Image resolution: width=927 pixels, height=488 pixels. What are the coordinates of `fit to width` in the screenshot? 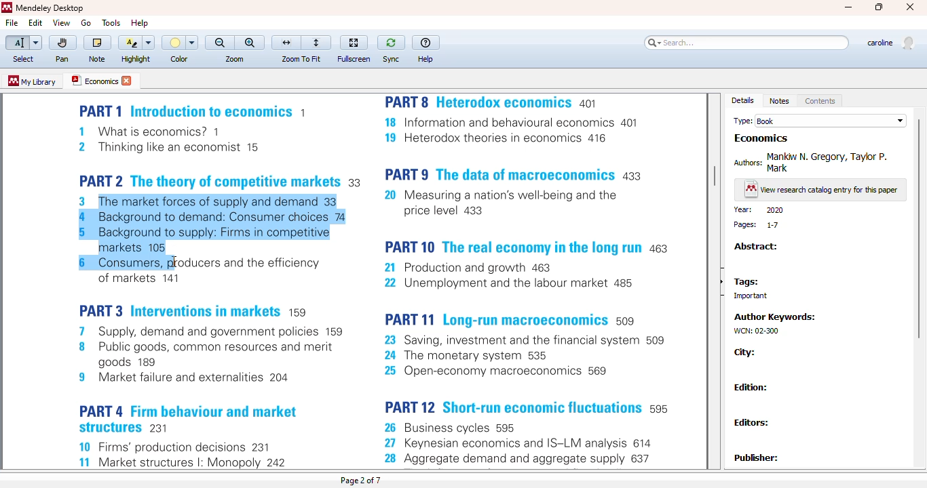 It's located at (286, 43).